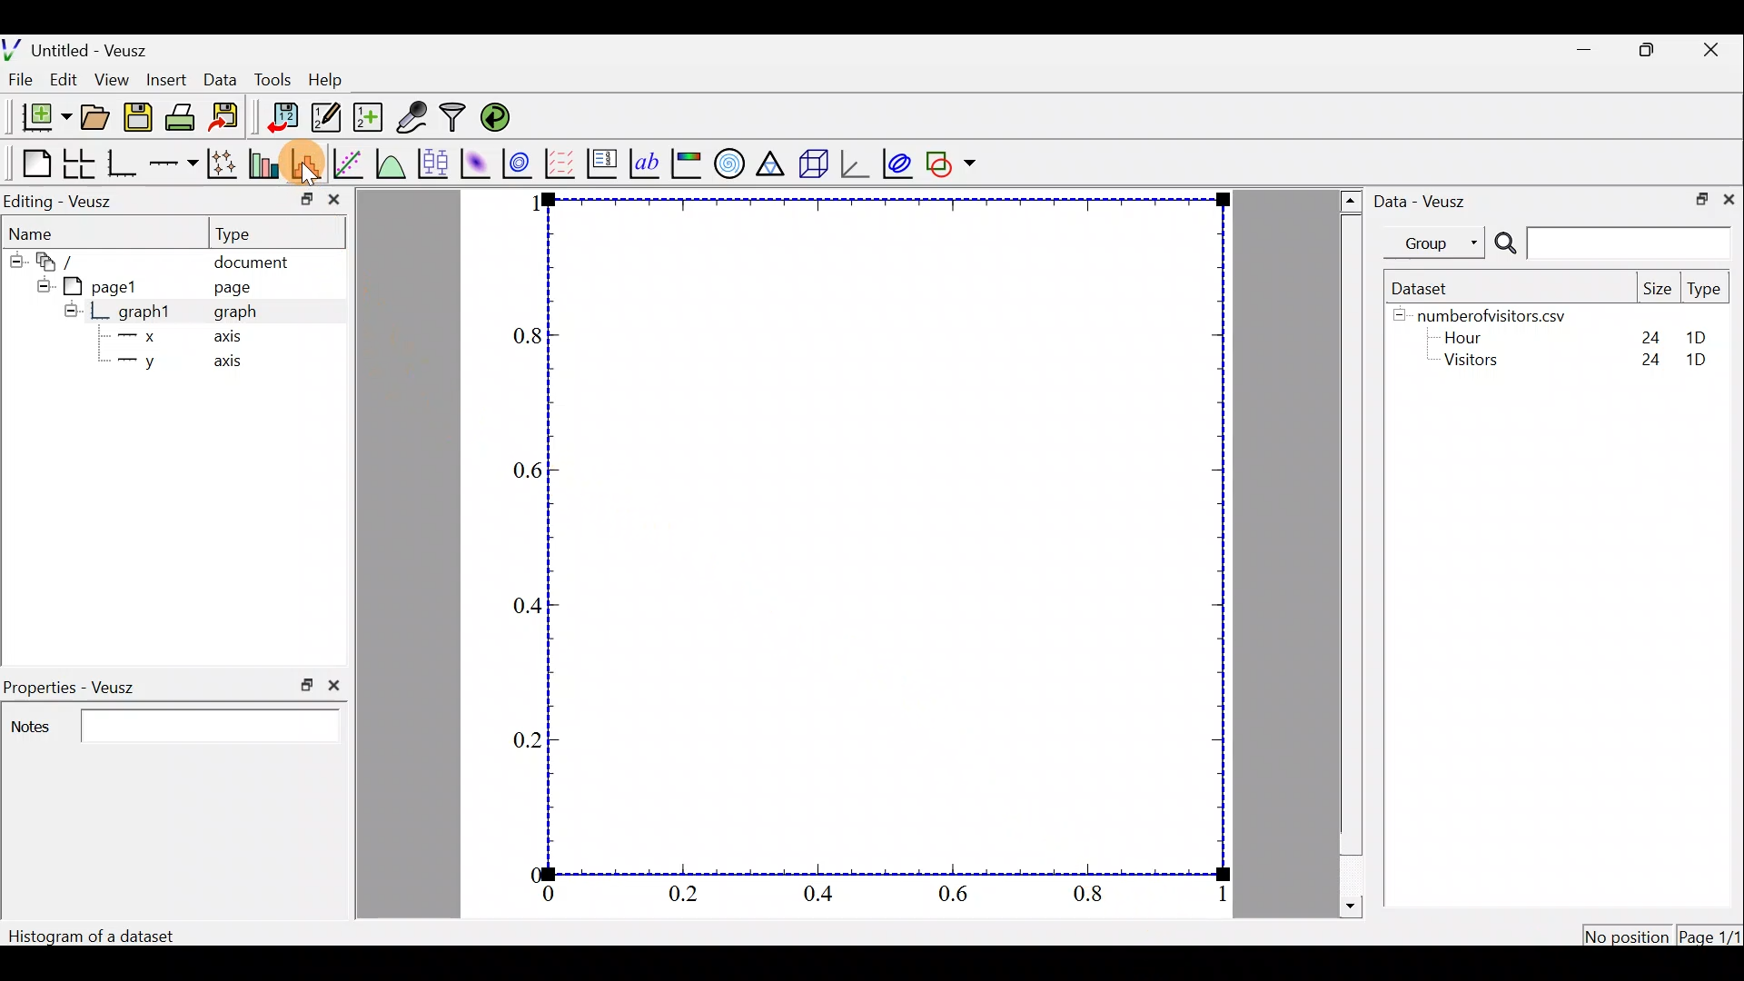  I want to click on Graph, so click(884, 537).